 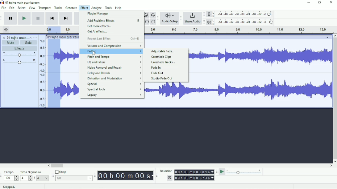 What do you see at coordinates (73, 172) in the screenshot?
I see `Snap` at bounding box center [73, 172].